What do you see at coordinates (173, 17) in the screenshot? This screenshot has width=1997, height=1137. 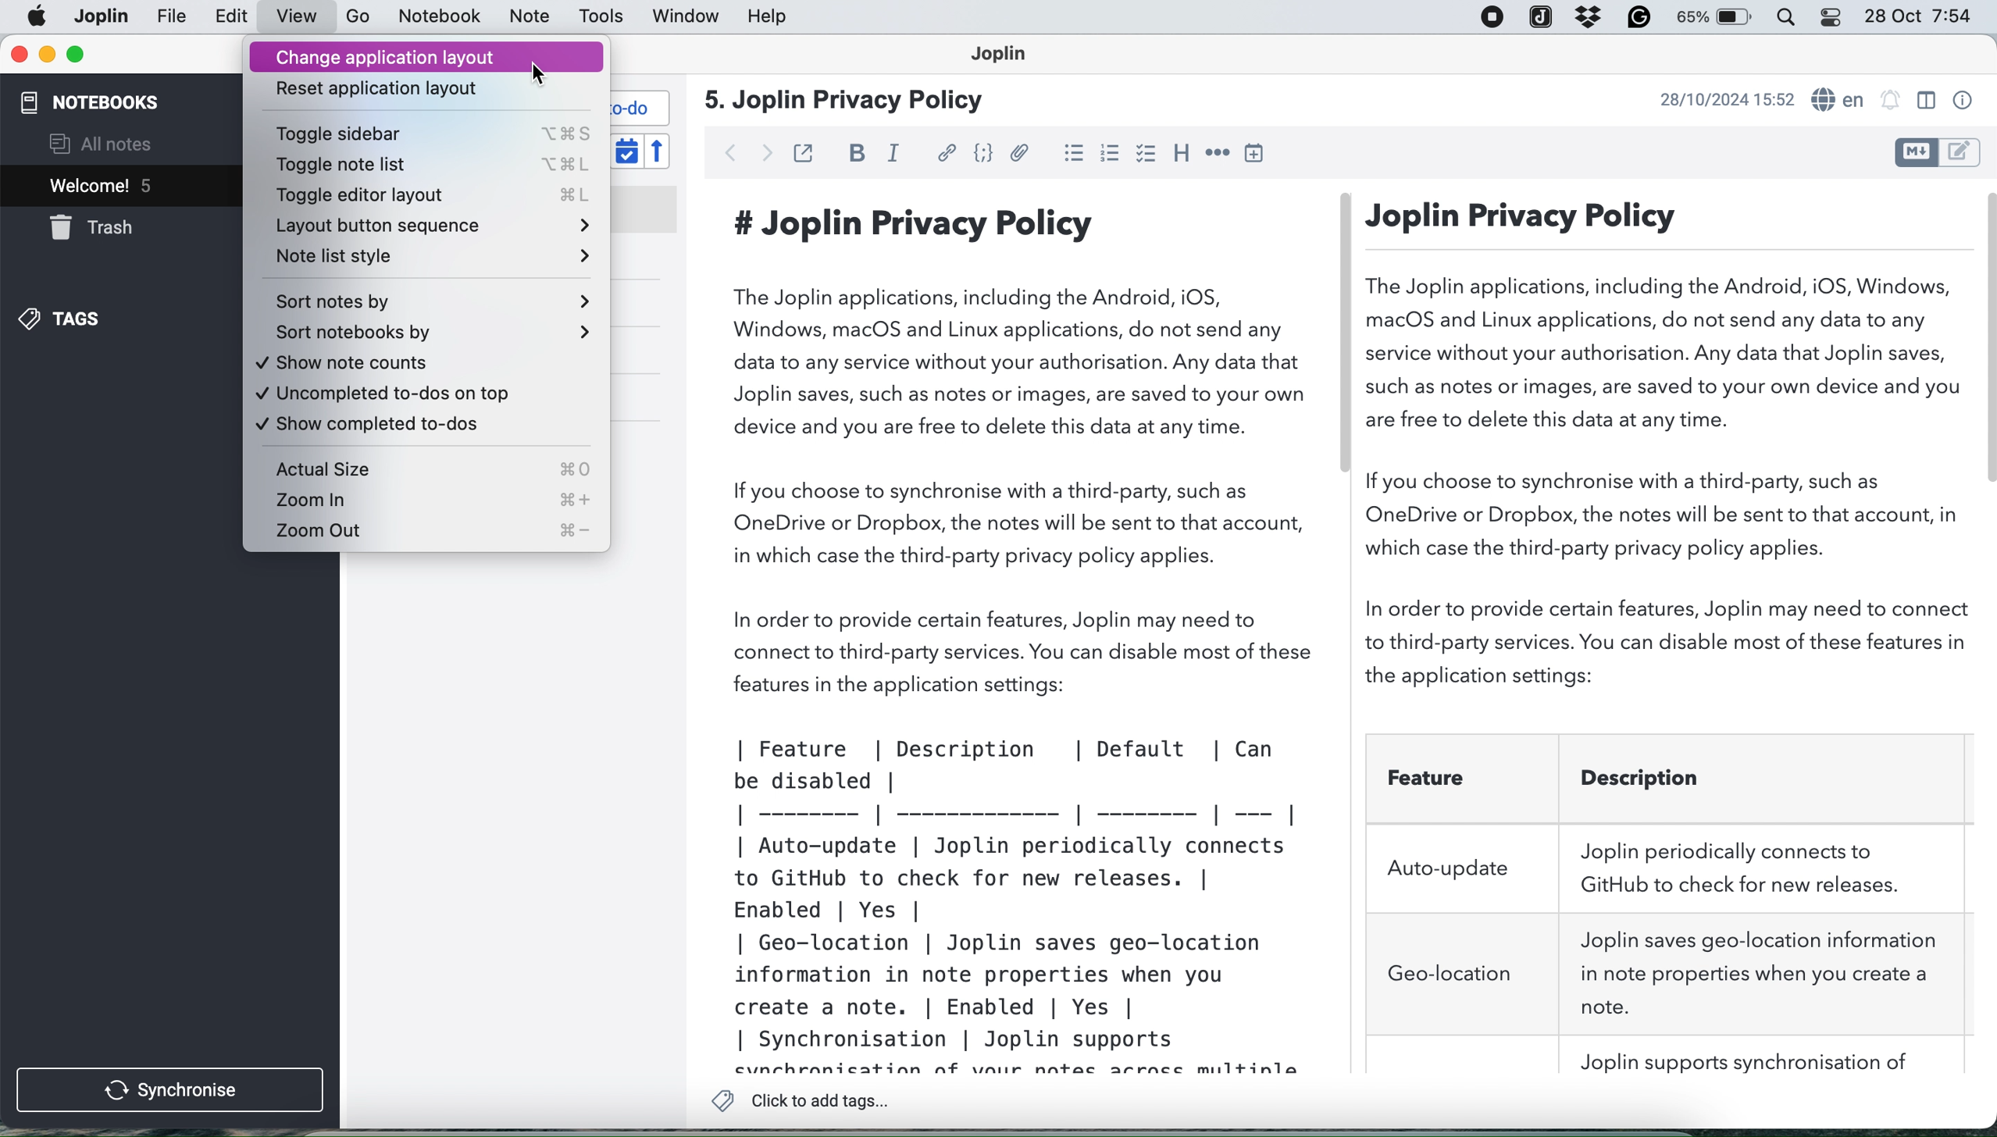 I see `joplin` at bounding box center [173, 17].